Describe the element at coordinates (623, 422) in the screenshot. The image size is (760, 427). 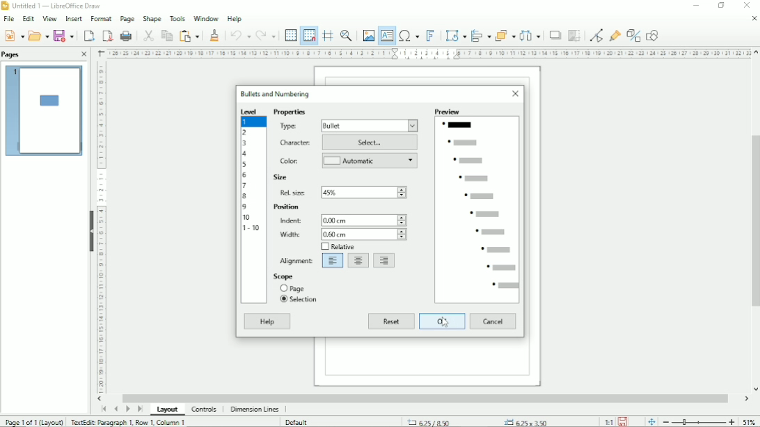
I see `Save` at that location.